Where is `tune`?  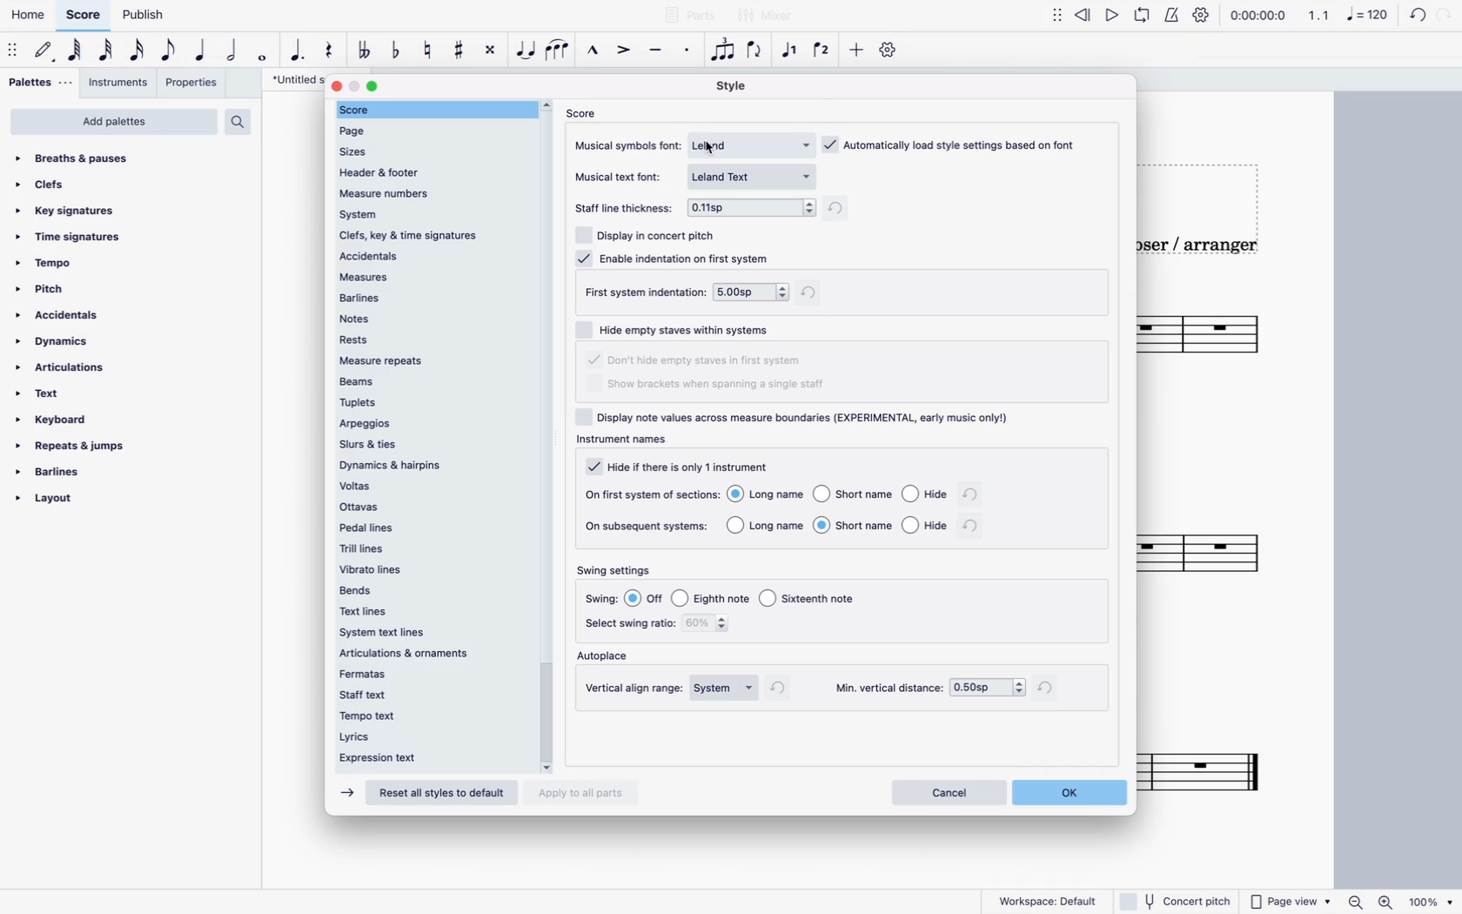 tune is located at coordinates (431, 48).